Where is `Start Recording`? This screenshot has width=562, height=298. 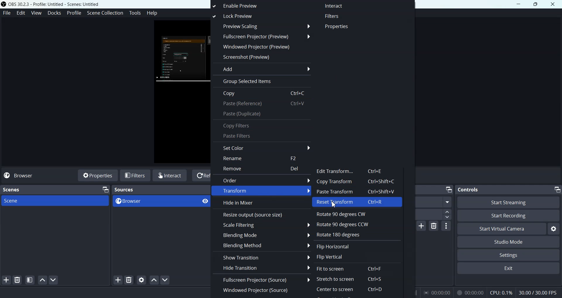
Start Recording is located at coordinates (508, 216).